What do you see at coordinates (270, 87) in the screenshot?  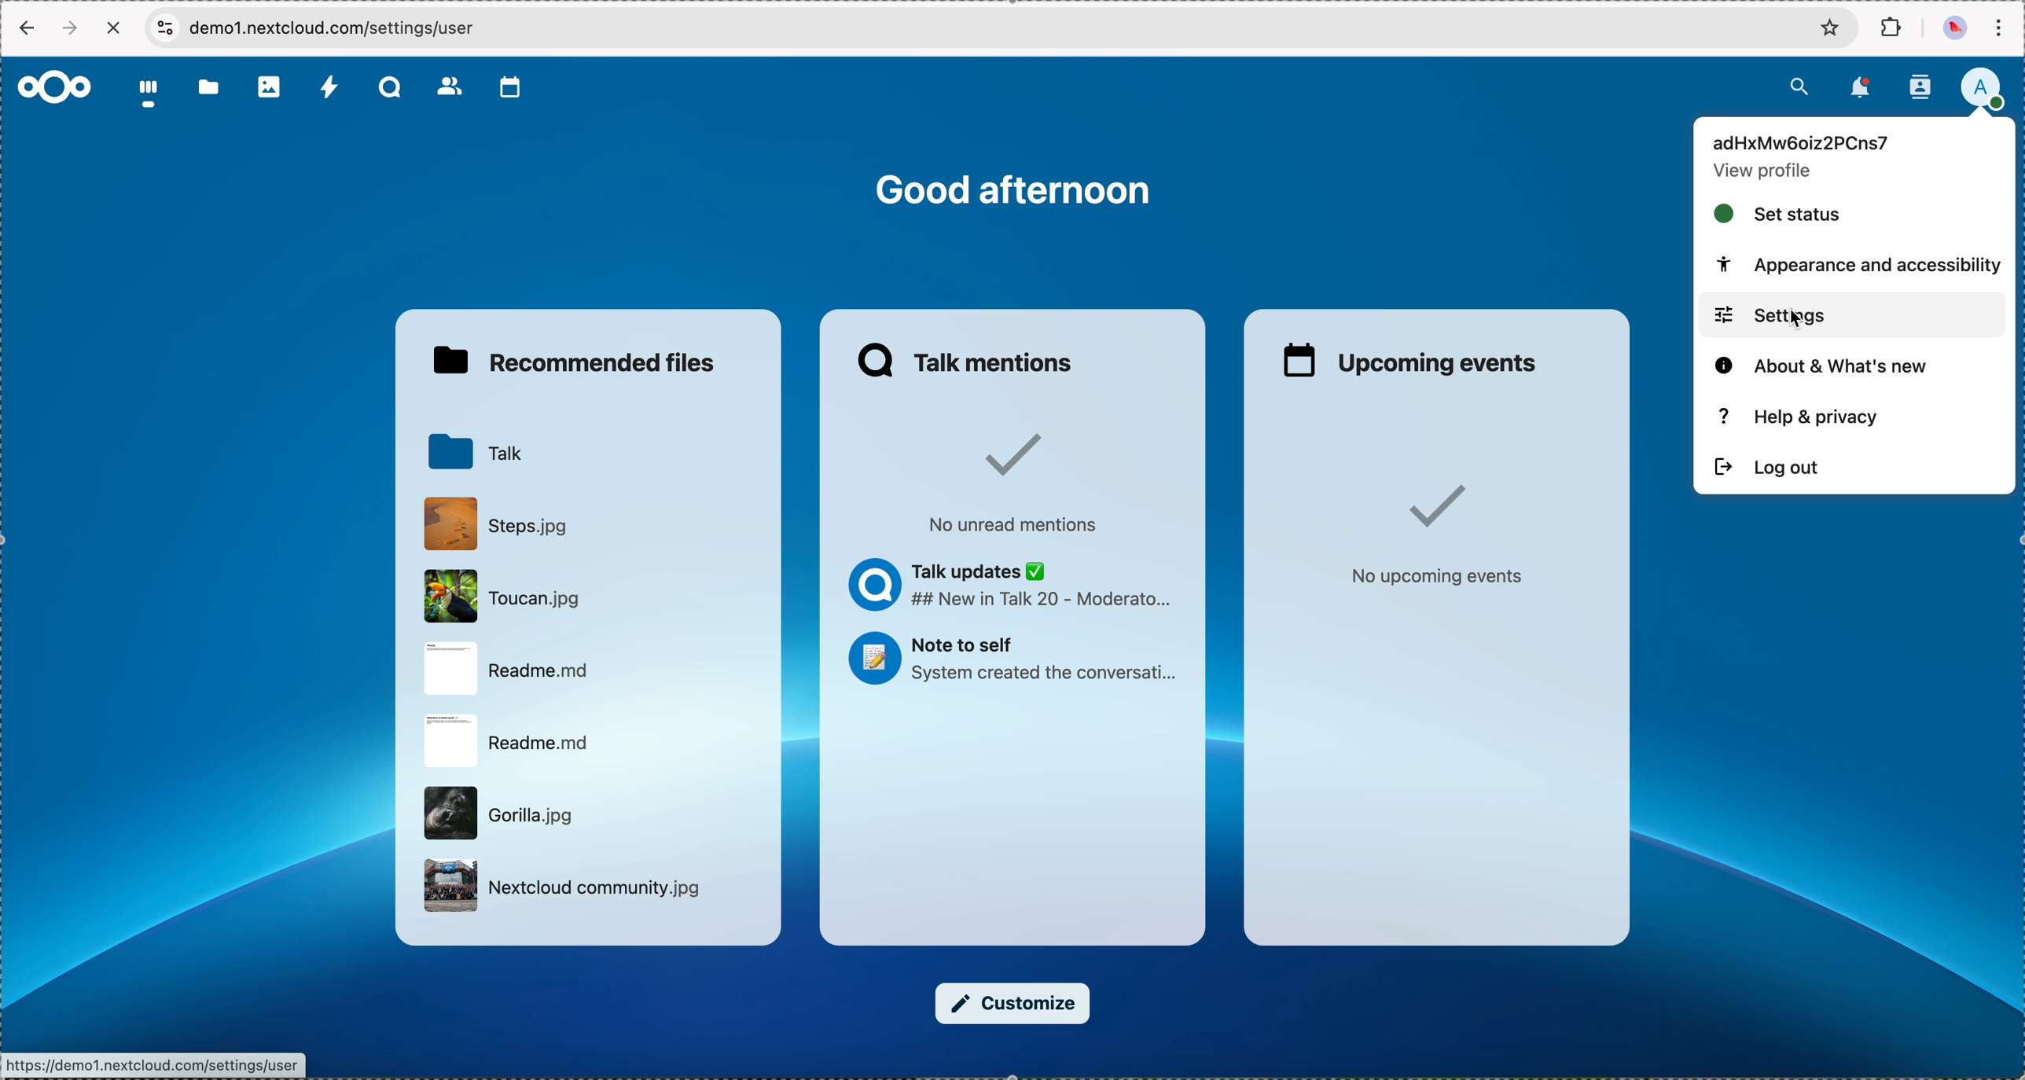 I see `photos` at bounding box center [270, 87].